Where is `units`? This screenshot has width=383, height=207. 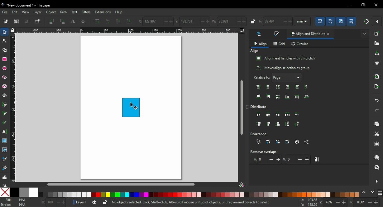 units is located at coordinates (302, 21).